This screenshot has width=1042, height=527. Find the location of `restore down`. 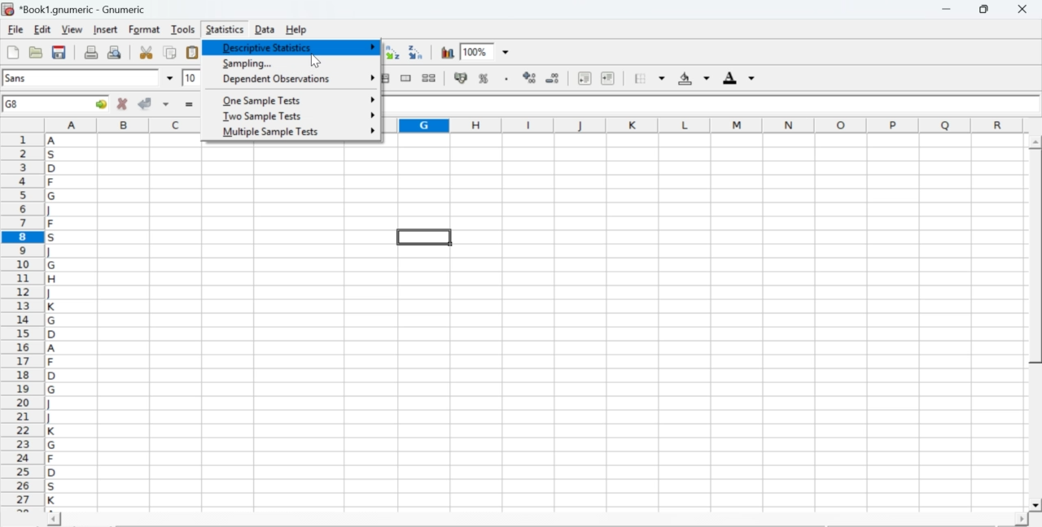

restore down is located at coordinates (985, 10).